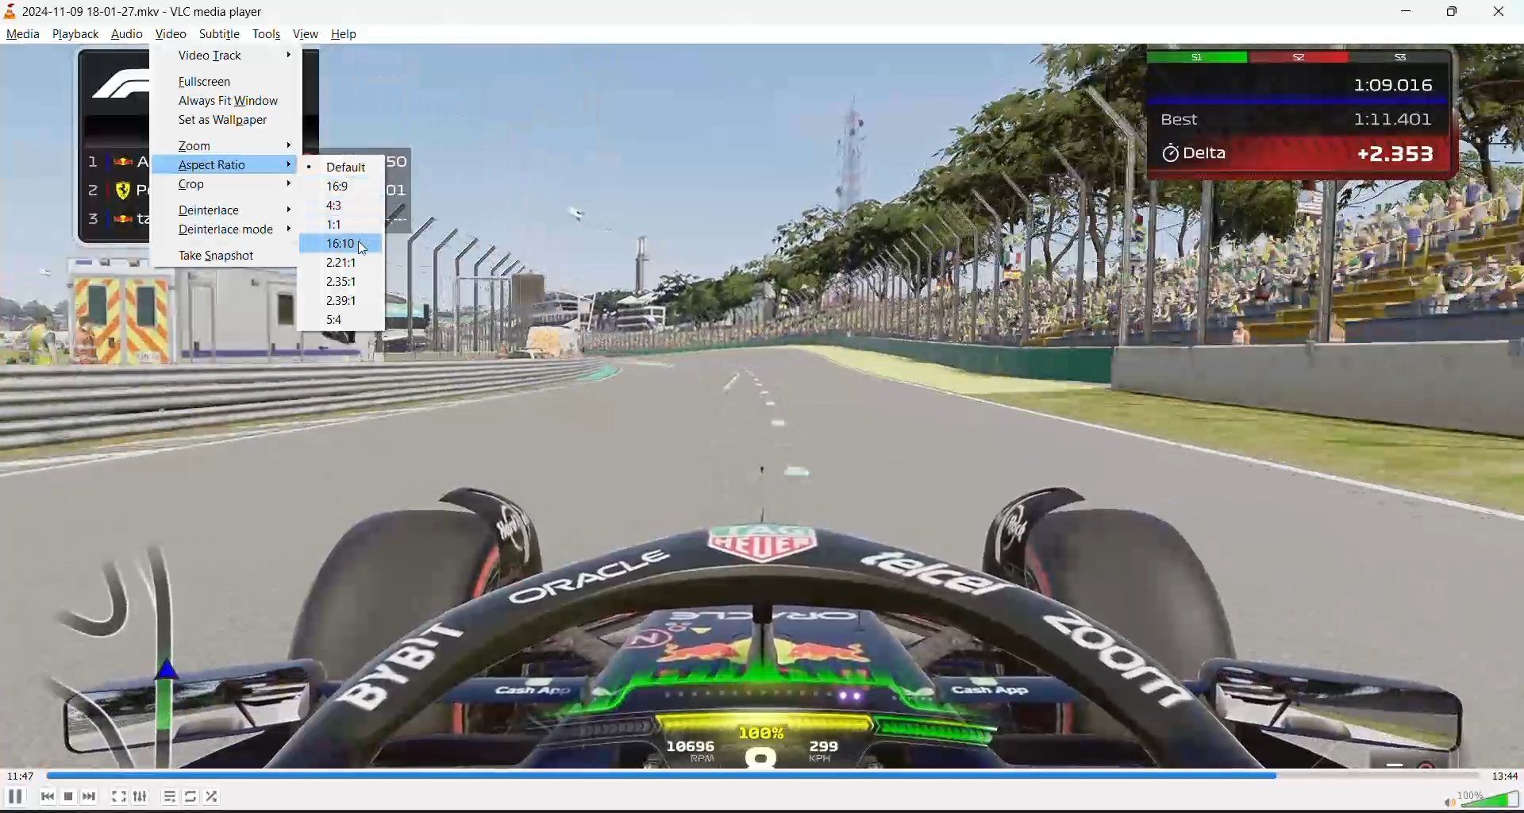 This screenshot has height=813, width=1524. I want to click on aspect ratio, so click(215, 164).